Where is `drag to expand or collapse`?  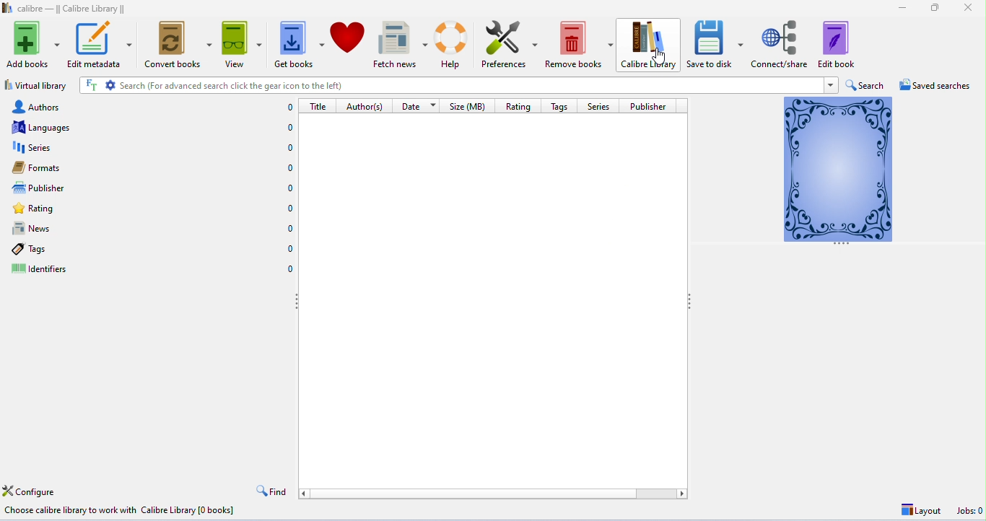 drag to expand or collapse is located at coordinates (691, 302).